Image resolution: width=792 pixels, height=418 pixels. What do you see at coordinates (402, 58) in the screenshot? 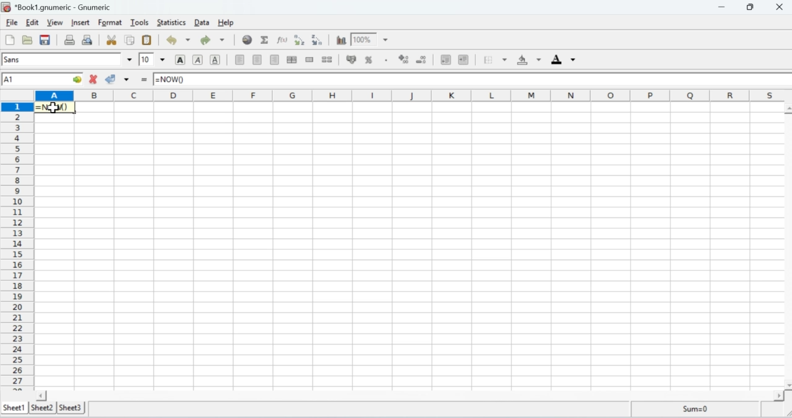
I see `Increase the number of decimals displayed` at bounding box center [402, 58].